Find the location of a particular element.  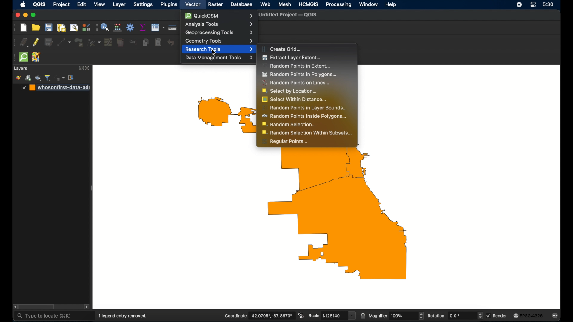

settings is located at coordinates (144, 4).